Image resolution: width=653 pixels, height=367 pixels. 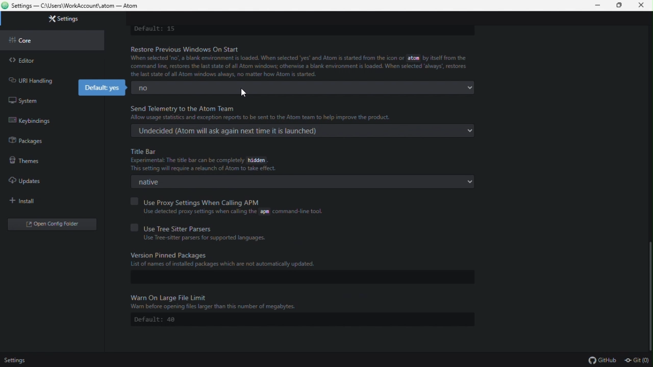 What do you see at coordinates (268, 114) in the screenshot?
I see `Send Telemetry to the Atom Team Allow usage statistics and exception reports to be sent to the Atom to help improve the product` at bounding box center [268, 114].